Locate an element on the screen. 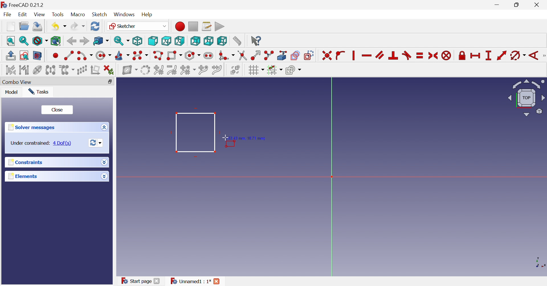  Create slot is located at coordinates (209, 56).